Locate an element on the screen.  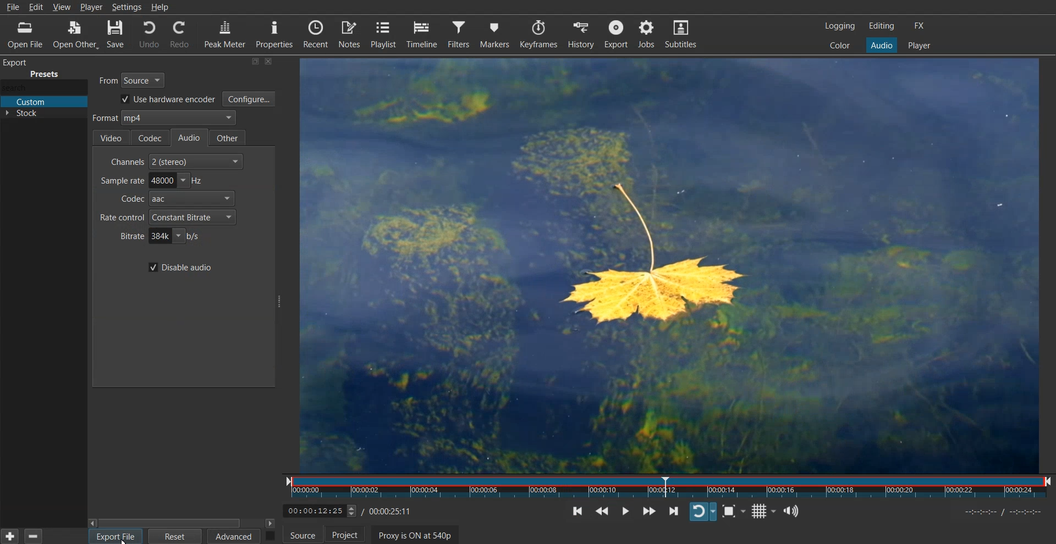
Export File is located at coordinates (116, 536).